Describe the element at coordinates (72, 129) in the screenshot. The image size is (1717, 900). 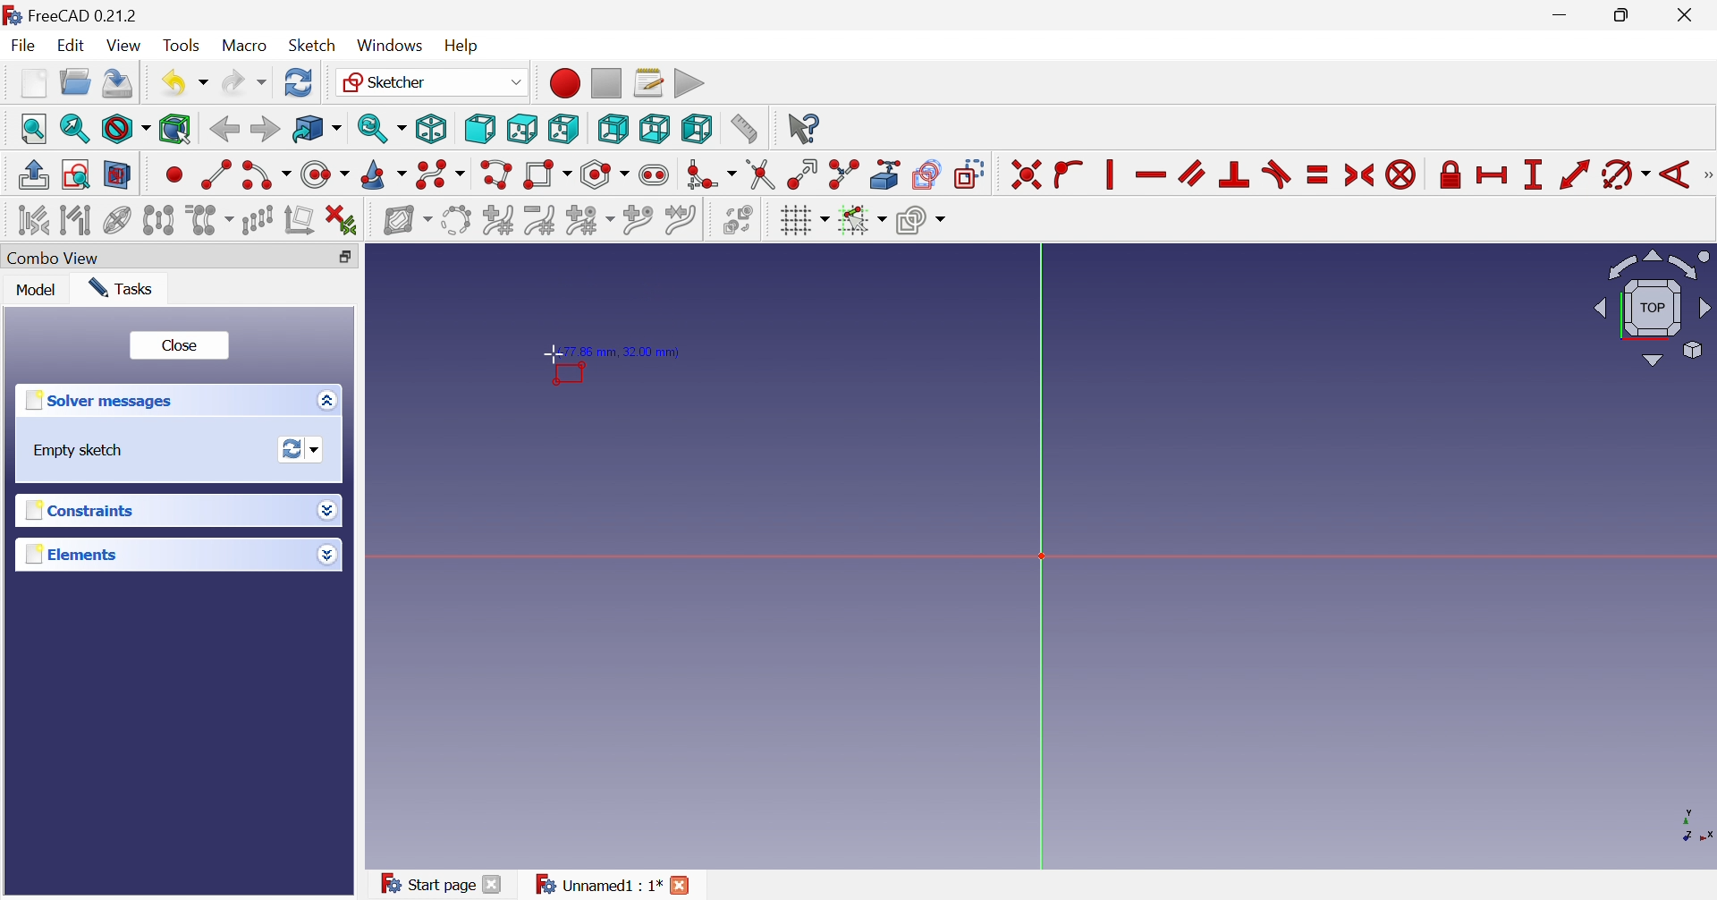
I see `Fit selection` at that location.